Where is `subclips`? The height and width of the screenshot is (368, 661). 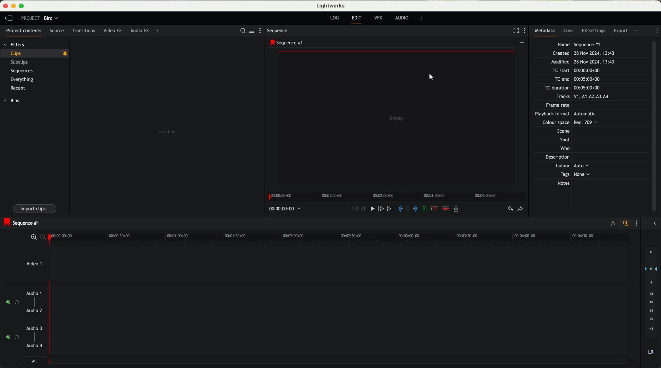
subclips is located at coordinates (22, 62).